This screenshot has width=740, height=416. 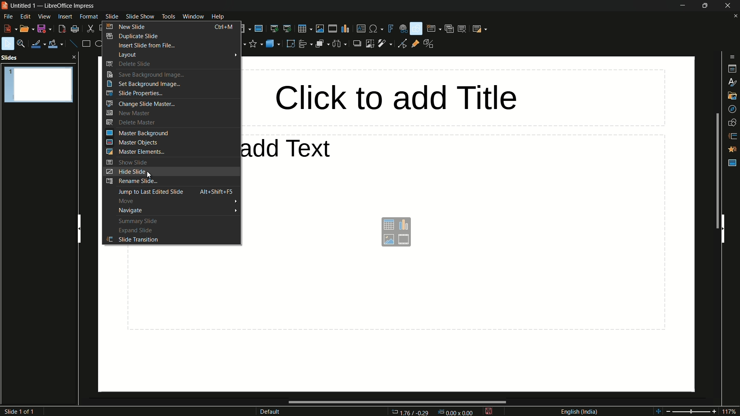 I want to click on zoom out, so click(x=668, y=411).